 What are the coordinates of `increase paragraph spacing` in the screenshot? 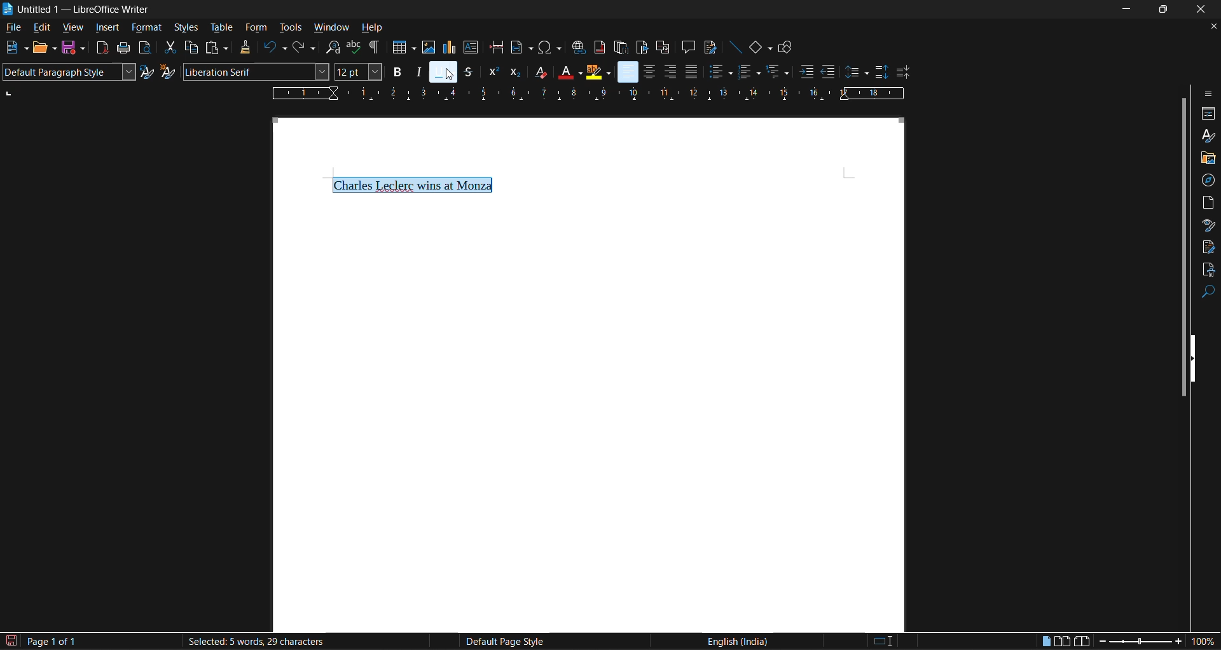 It's located at (880, 73).